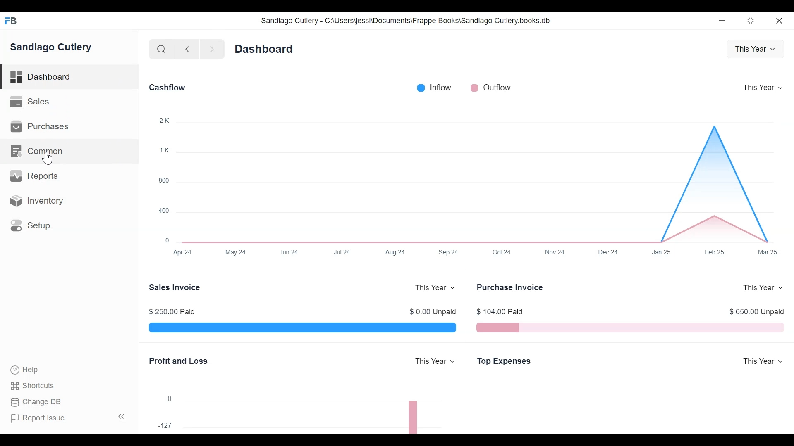  What do you see at coordinates (48, 159) in the screenshot?
I see `cursor` at bounding box center [48, 159].